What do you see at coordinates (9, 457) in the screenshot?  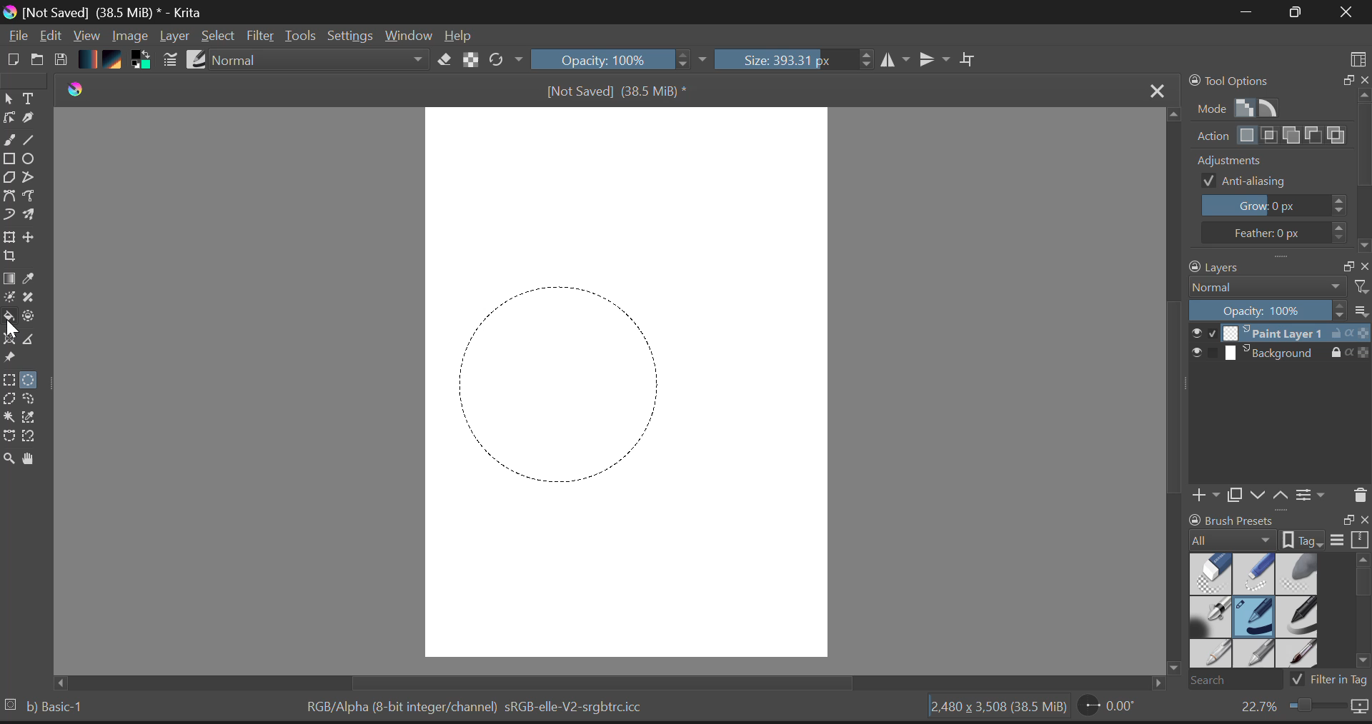 I see `Zoom` at bounding box center [9, 457].